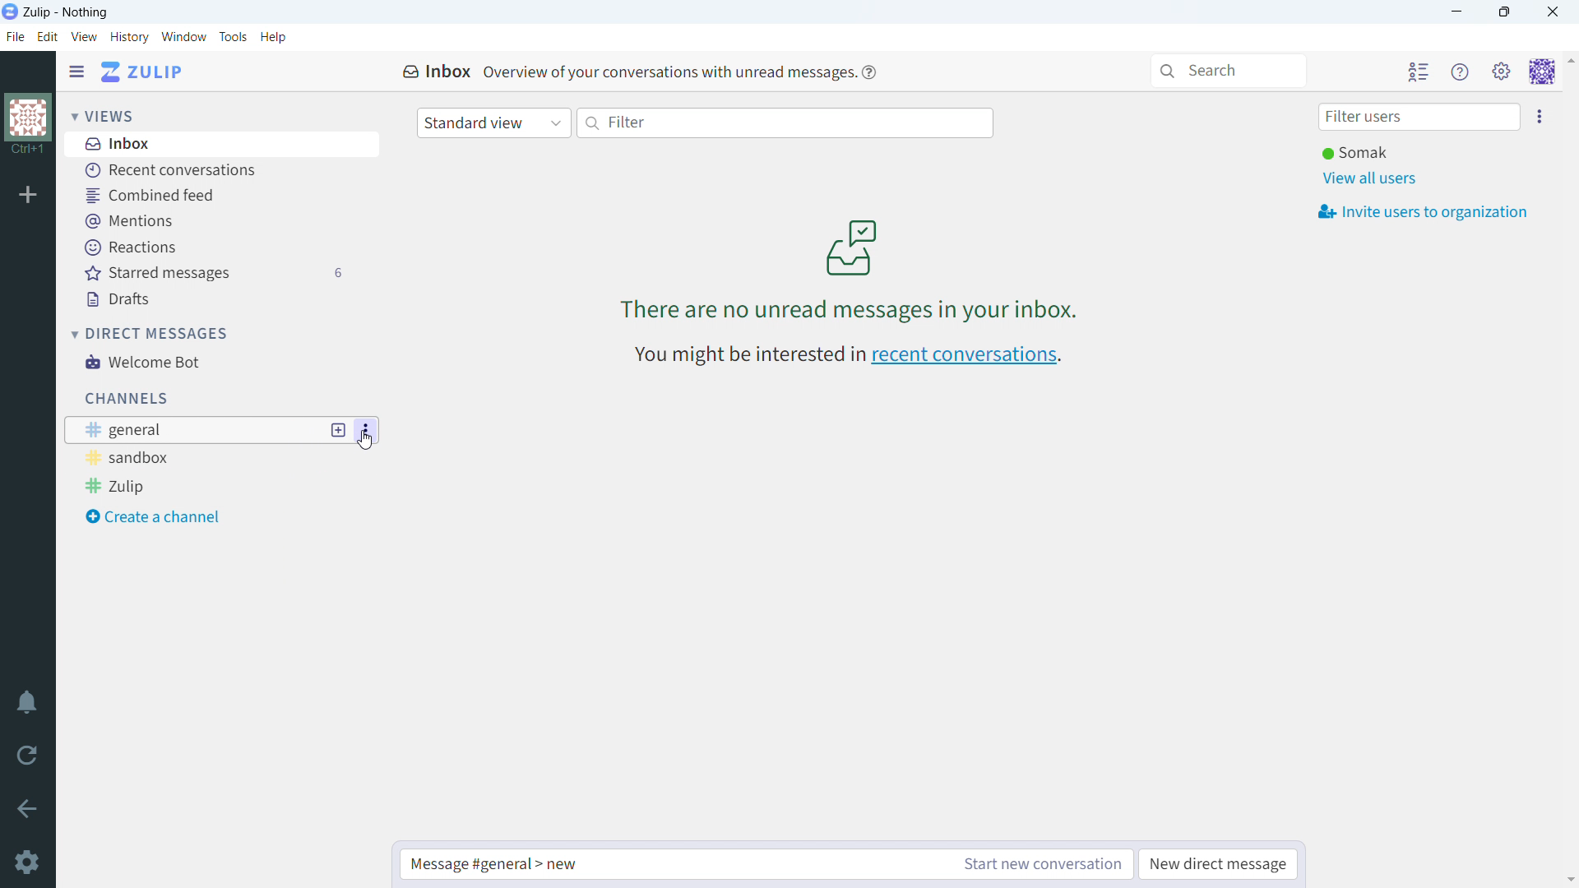  Describe the element at coordinates (184, 37) in the screenshot. I see `window` at that location.